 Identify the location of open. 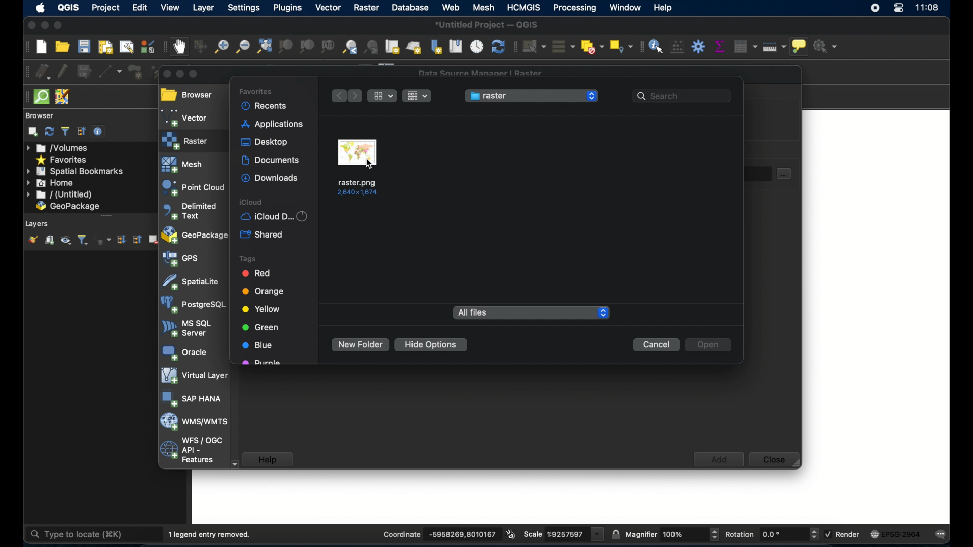
(711, 345).